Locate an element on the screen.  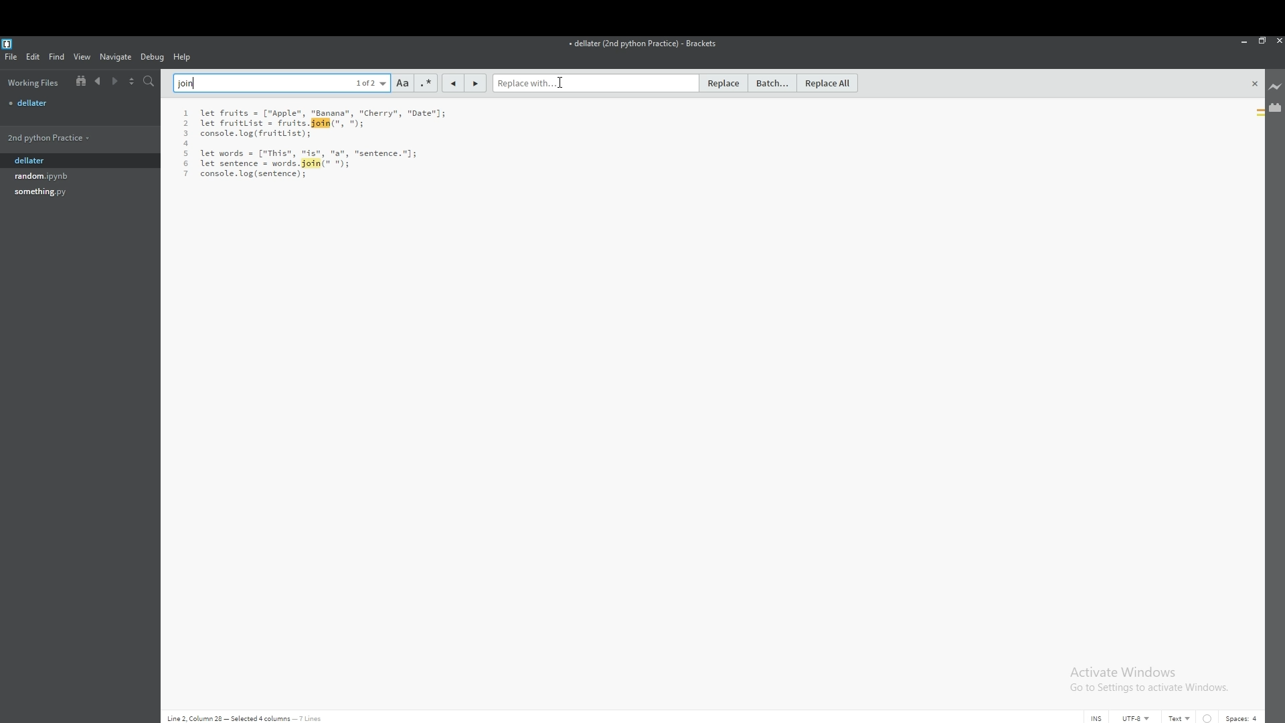
minimize is located at coordinates (1245, 41).